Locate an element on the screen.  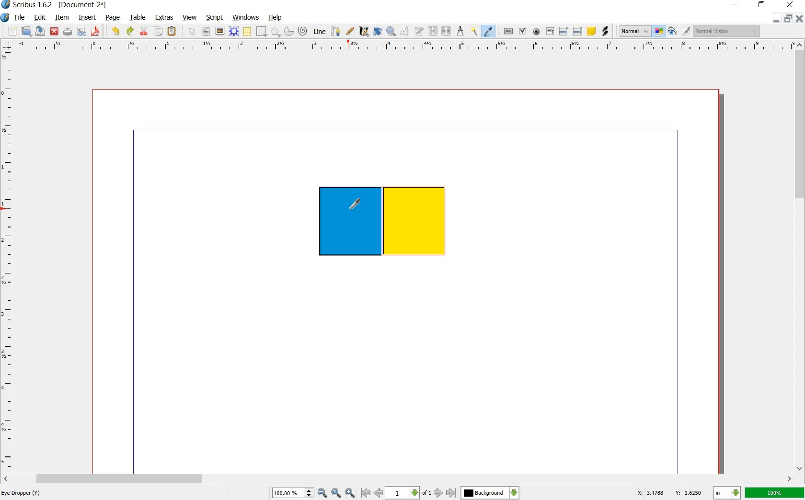
zoom out is located at coordinates (322, 492).